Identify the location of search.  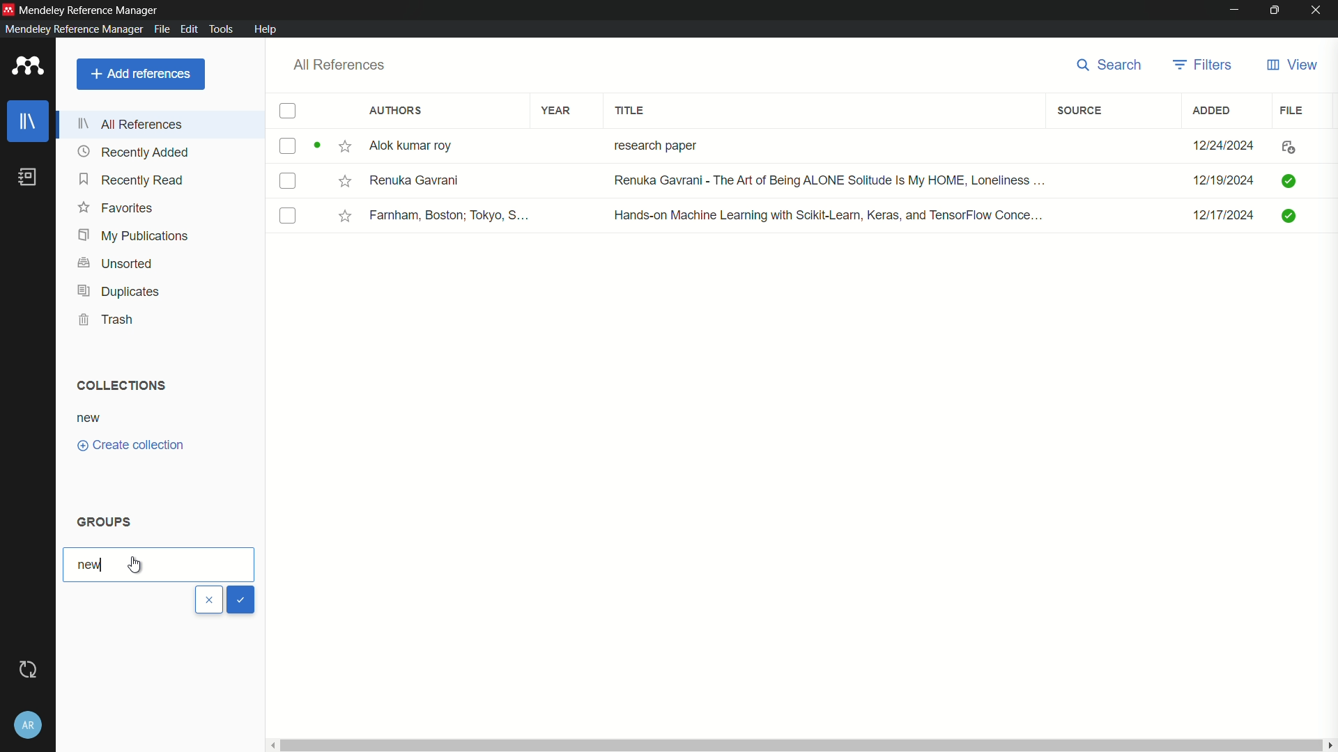
(1105, 65).